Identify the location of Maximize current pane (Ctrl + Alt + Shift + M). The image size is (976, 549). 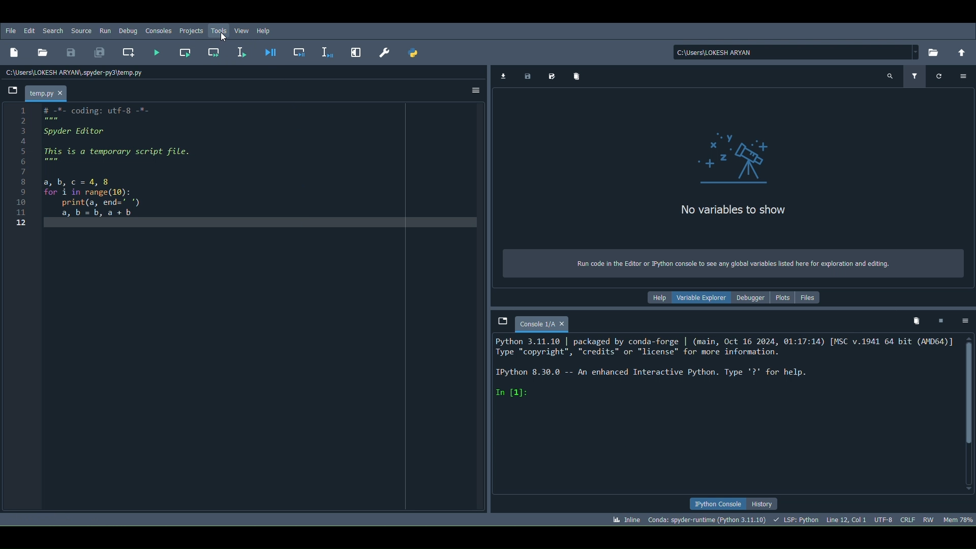
(356, 51).